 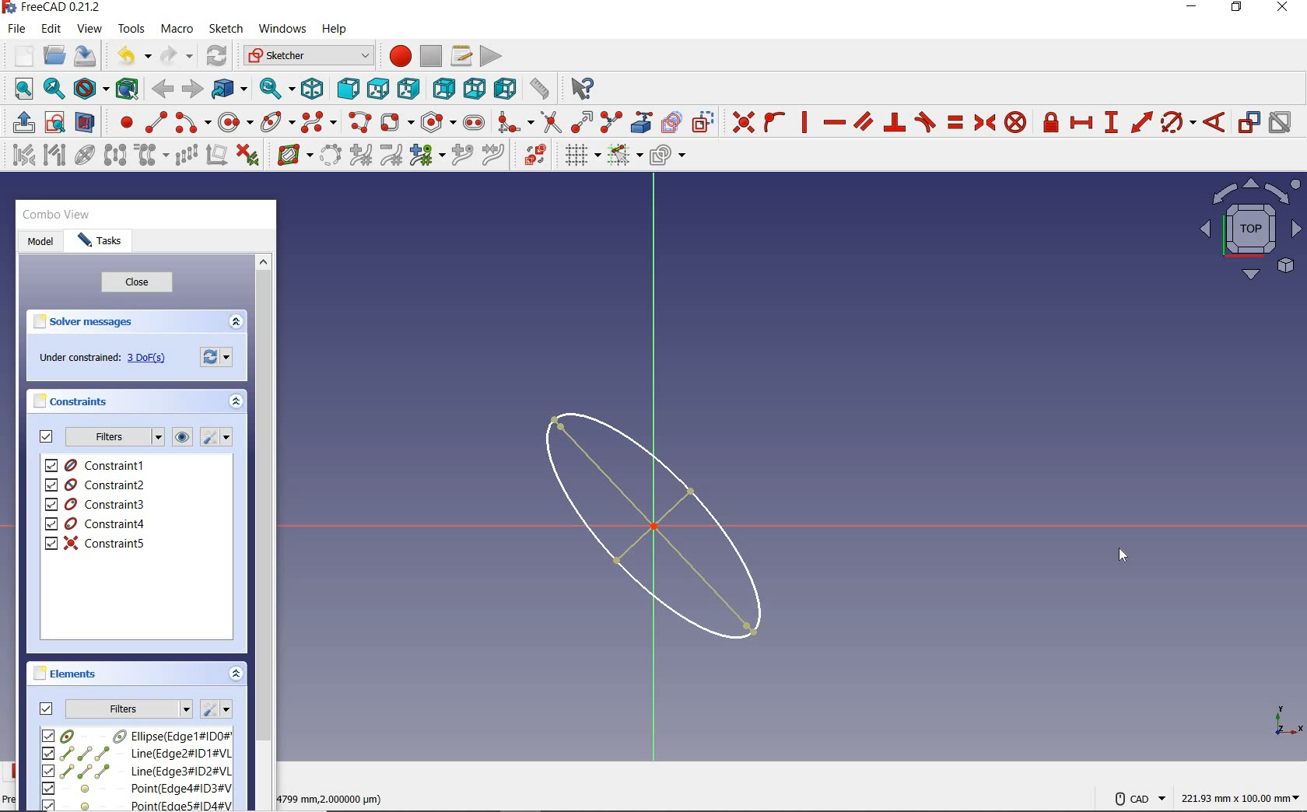 I want to click on delete all constraints, so click(x=247, y=154).